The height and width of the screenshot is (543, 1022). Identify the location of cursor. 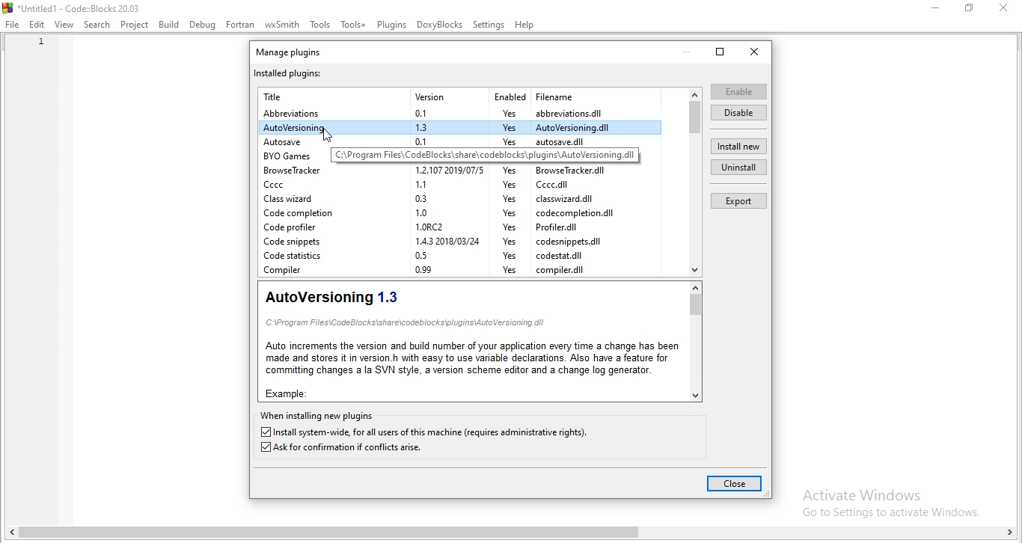
(329, 135).